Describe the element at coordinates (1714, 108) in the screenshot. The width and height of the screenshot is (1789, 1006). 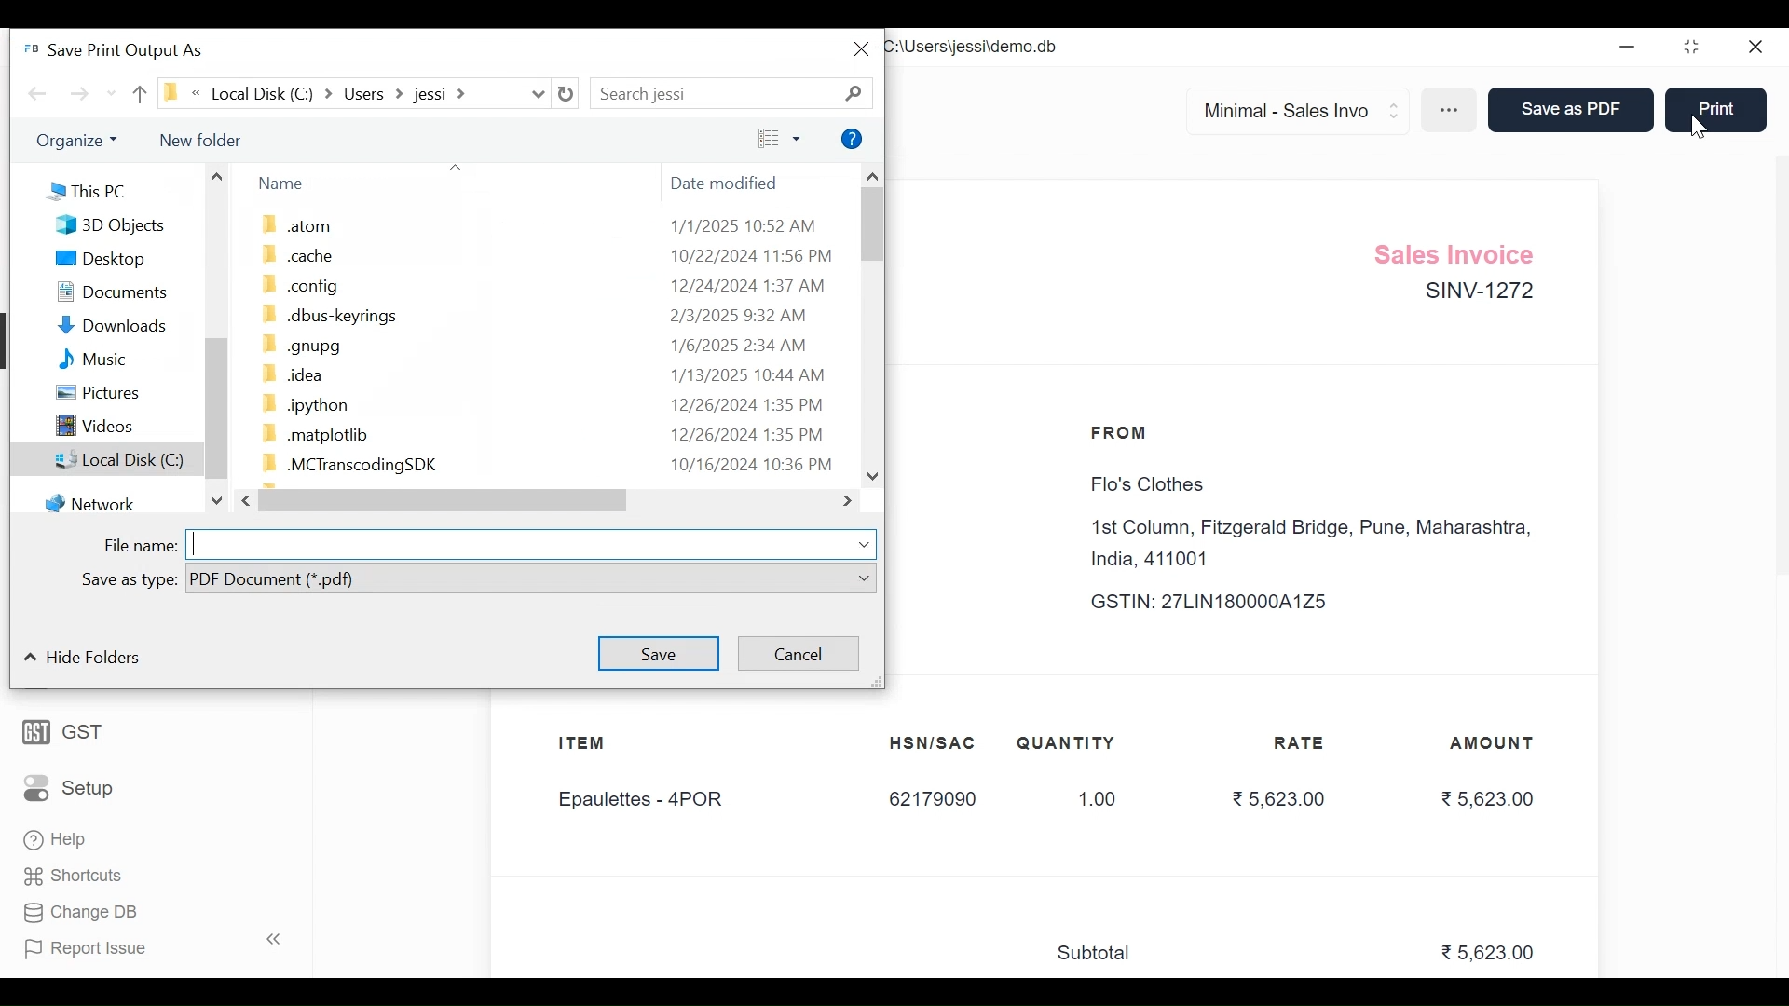
I see `Print` at that location.